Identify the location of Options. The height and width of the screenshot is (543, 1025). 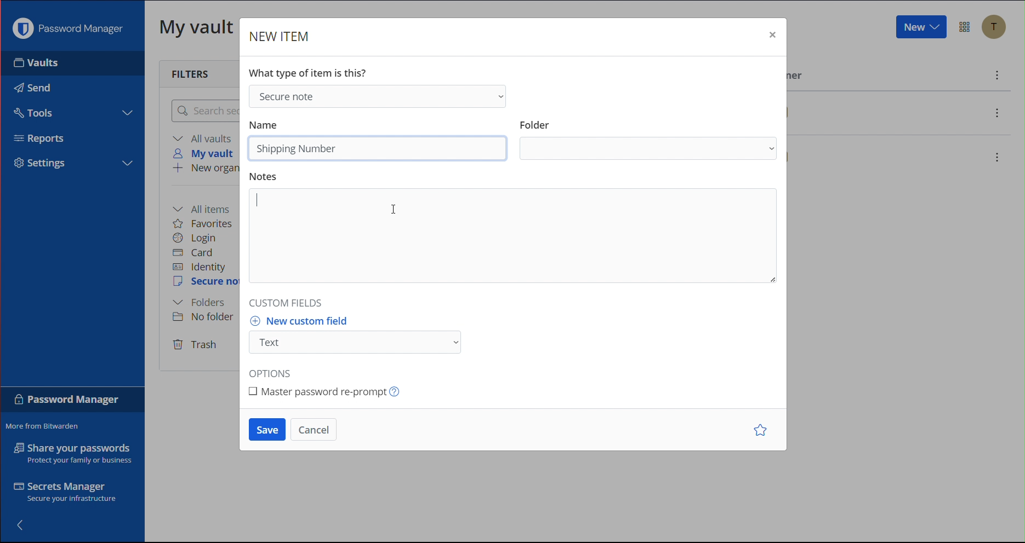
(966, 26).